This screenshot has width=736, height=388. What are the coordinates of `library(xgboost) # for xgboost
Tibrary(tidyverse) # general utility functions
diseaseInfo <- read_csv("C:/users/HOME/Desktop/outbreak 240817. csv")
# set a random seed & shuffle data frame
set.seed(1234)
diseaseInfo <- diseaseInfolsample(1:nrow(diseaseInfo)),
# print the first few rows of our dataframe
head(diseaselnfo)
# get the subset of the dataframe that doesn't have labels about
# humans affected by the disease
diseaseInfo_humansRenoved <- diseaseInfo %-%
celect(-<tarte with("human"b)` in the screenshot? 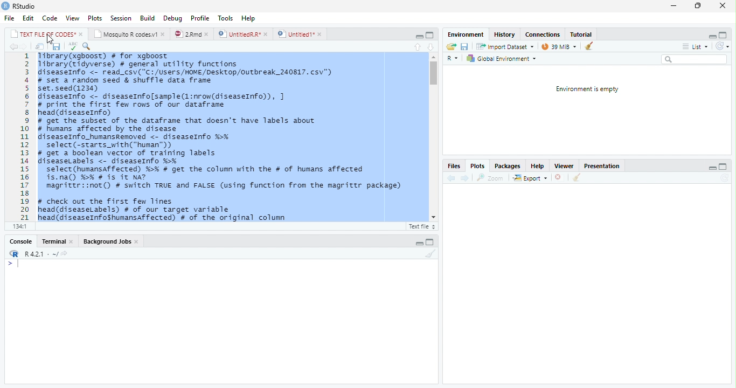 It's located at (191, 100).